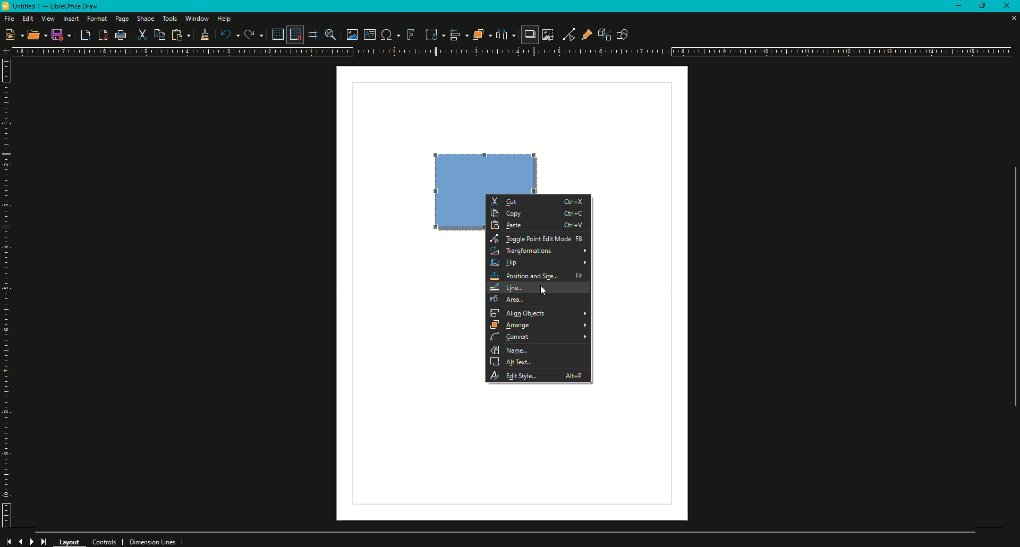 The width and height of the screenshot is (1020, 547). Describe the element at coordinates (225, 19) in the screenshot. I see `Help` at that location.